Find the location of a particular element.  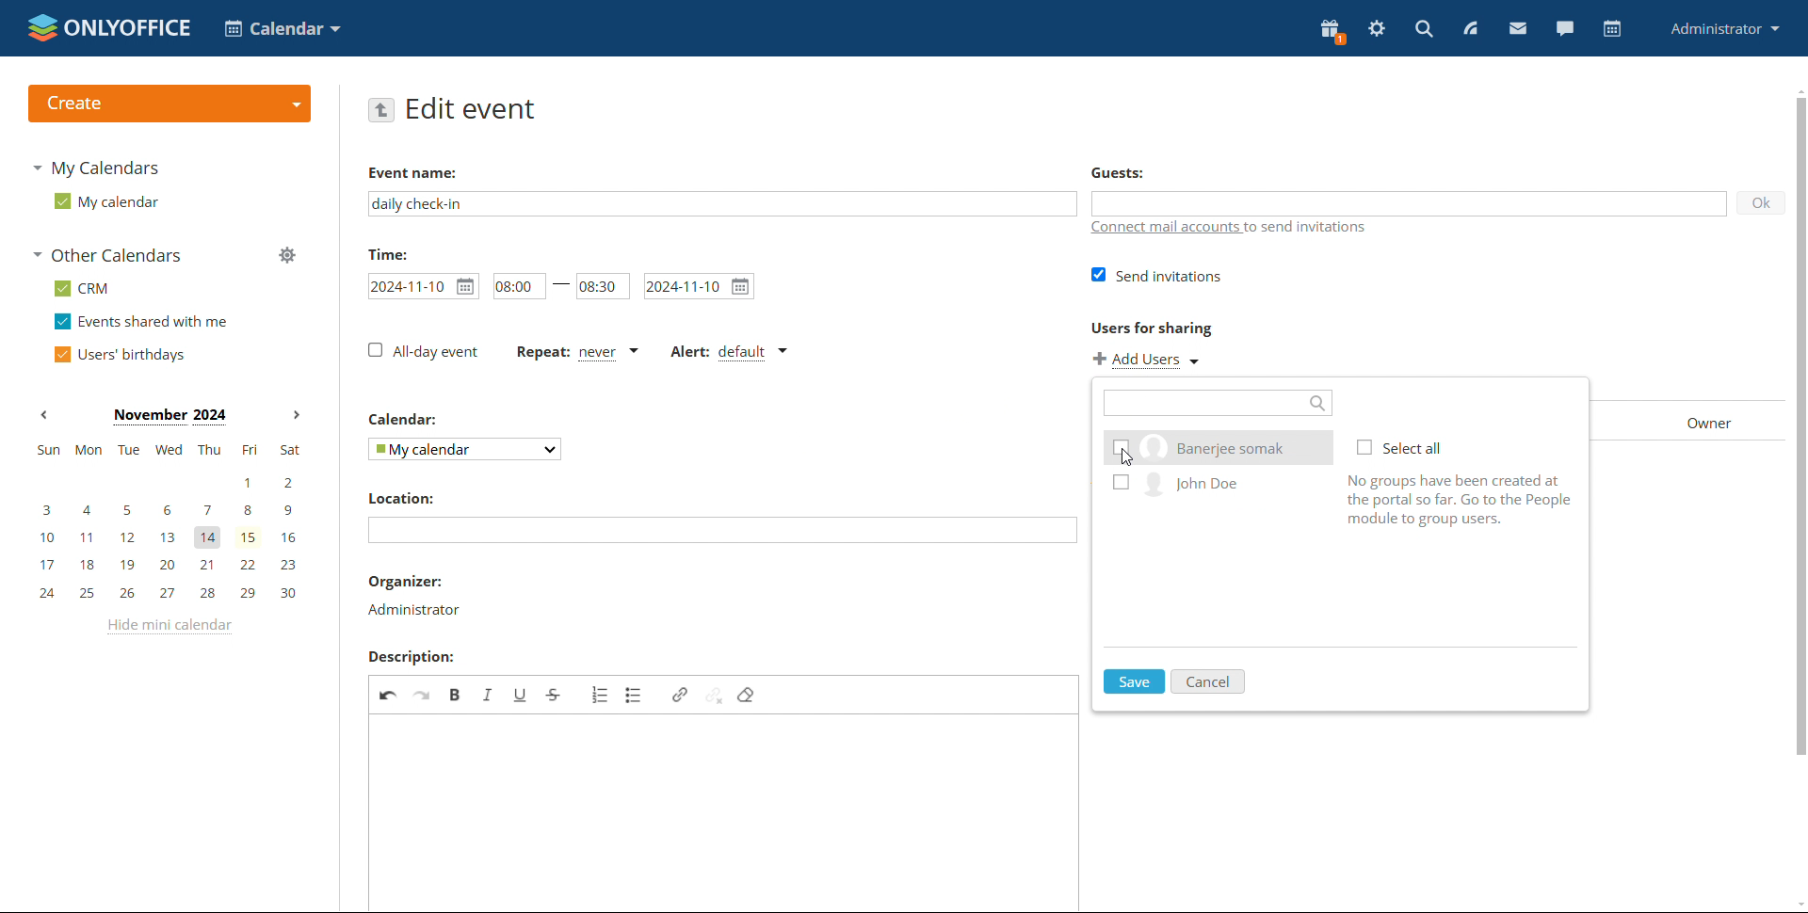

owner is located at coordinates (1693, 422).